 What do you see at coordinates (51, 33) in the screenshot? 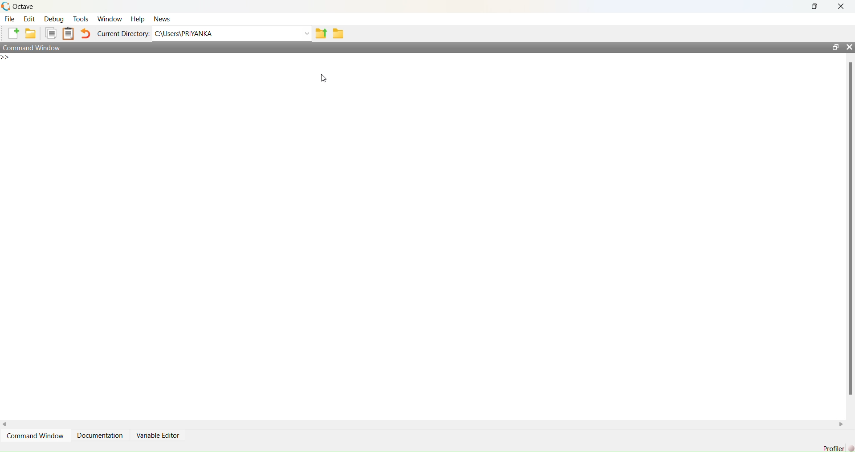
I see `copy` at bounding box center [51, 33].